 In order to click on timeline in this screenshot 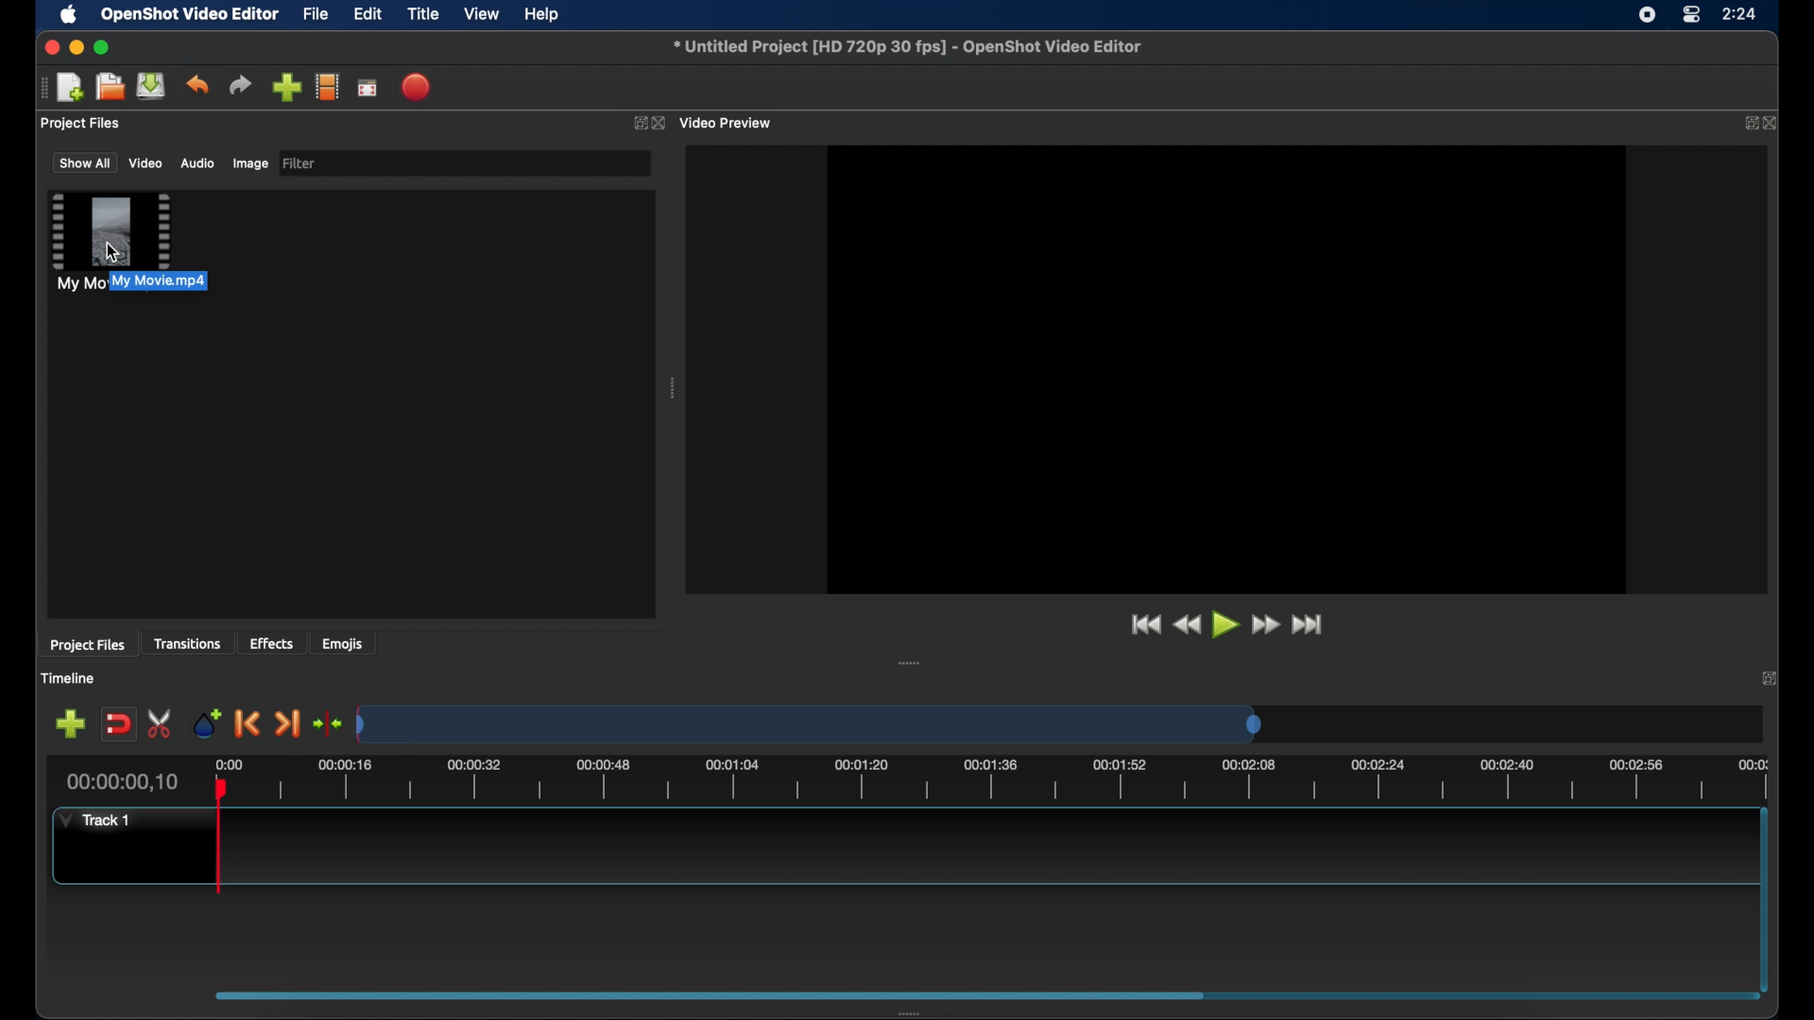, I will do `click(69, 678)`.